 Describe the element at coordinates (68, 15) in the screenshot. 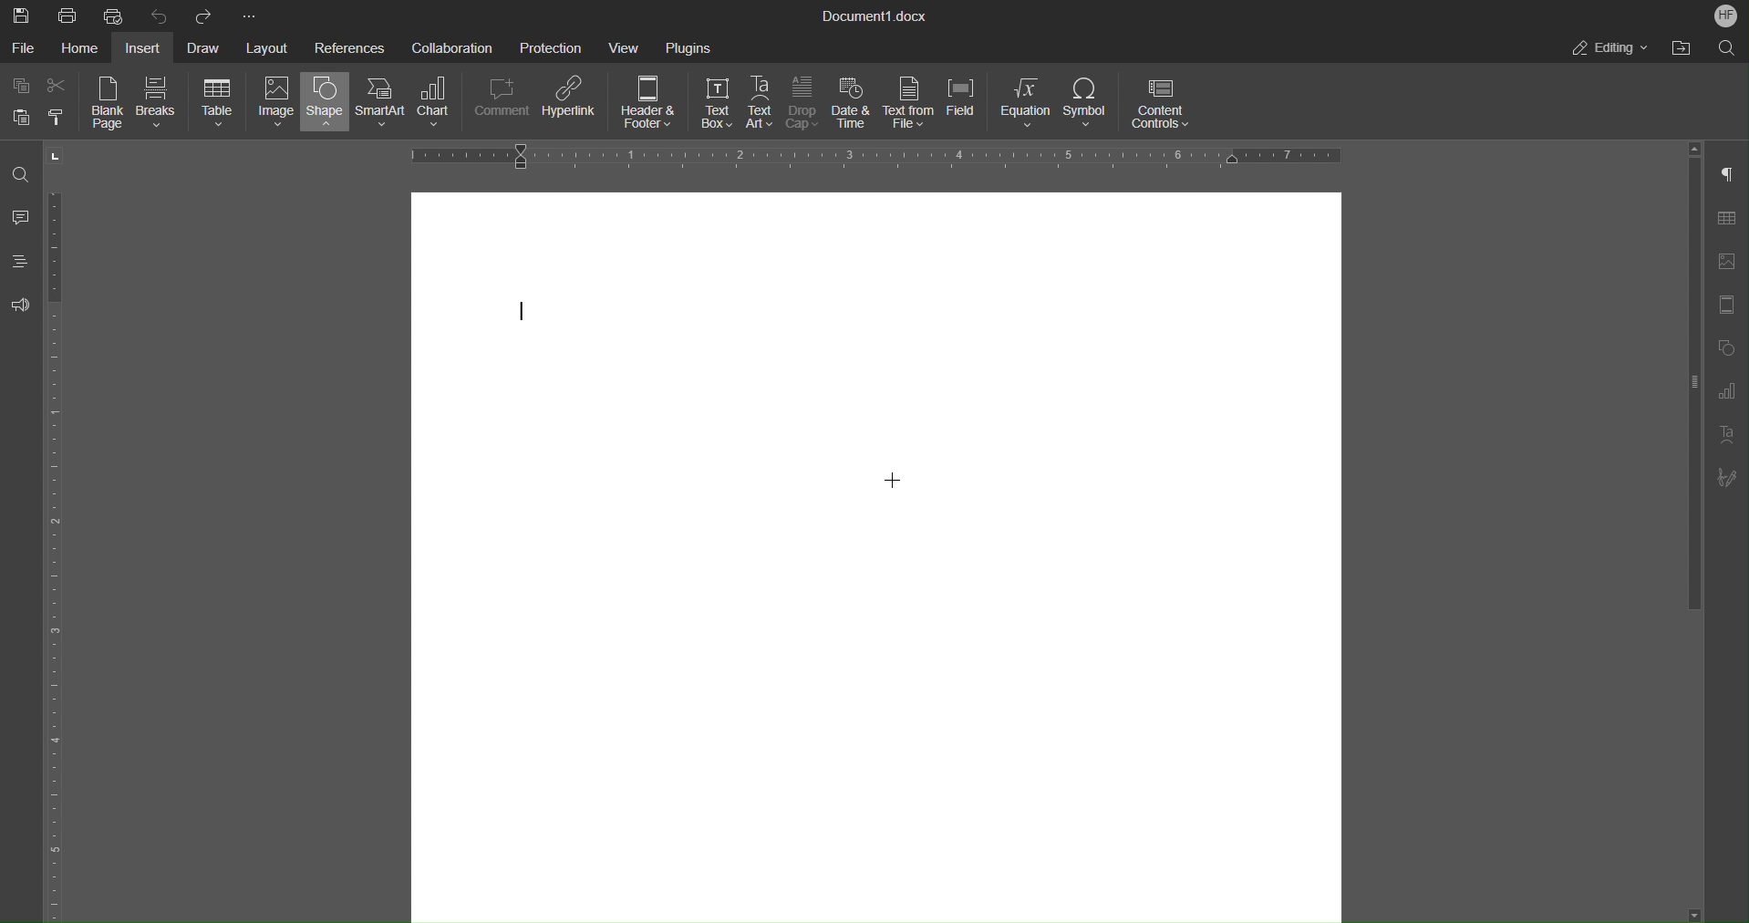

I see `Print` at that location.